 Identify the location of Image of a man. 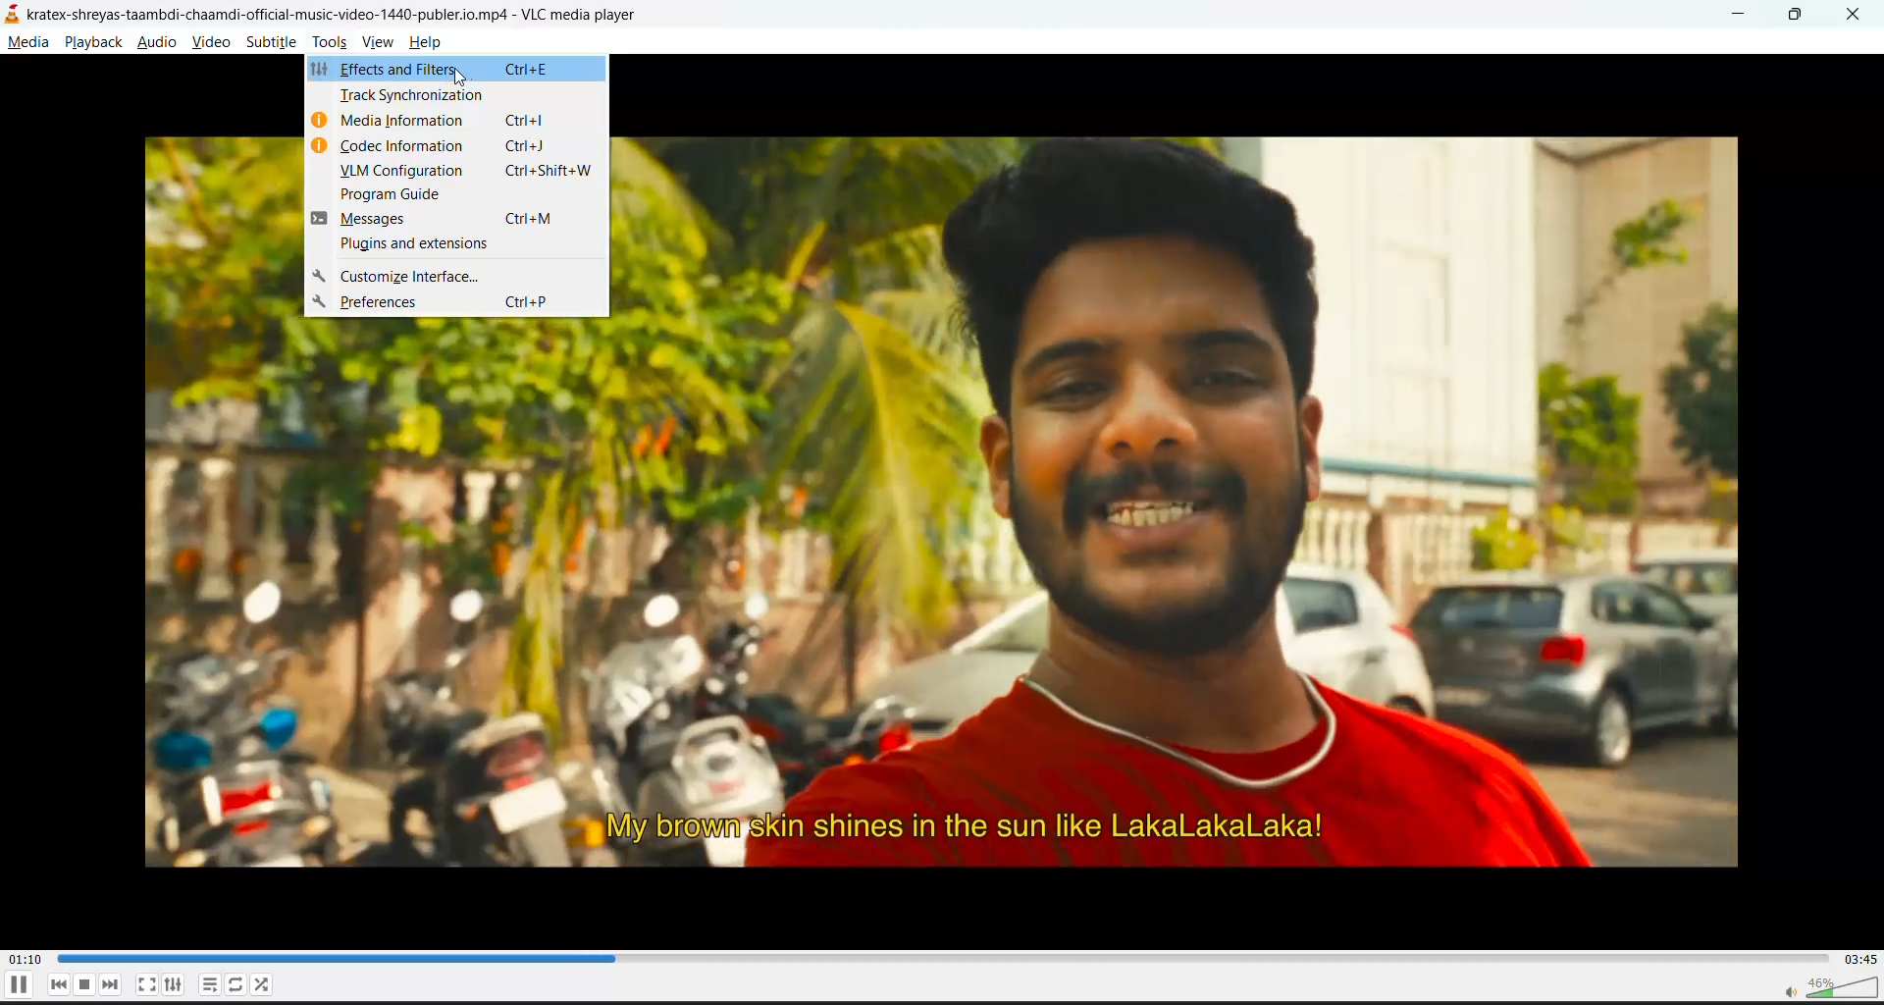
(1186, 463).